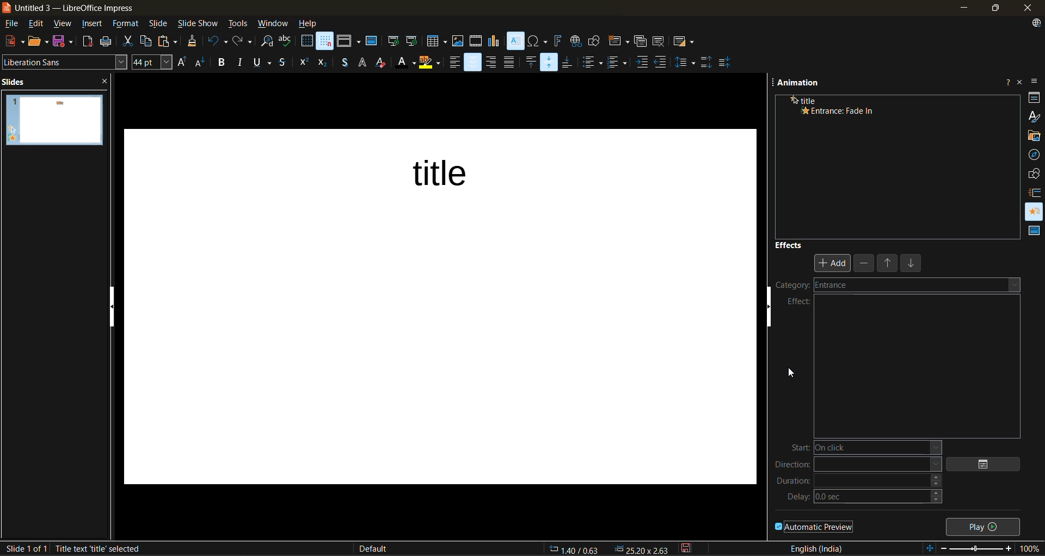  I want to click on animation added to the slide, so click(12, 135).